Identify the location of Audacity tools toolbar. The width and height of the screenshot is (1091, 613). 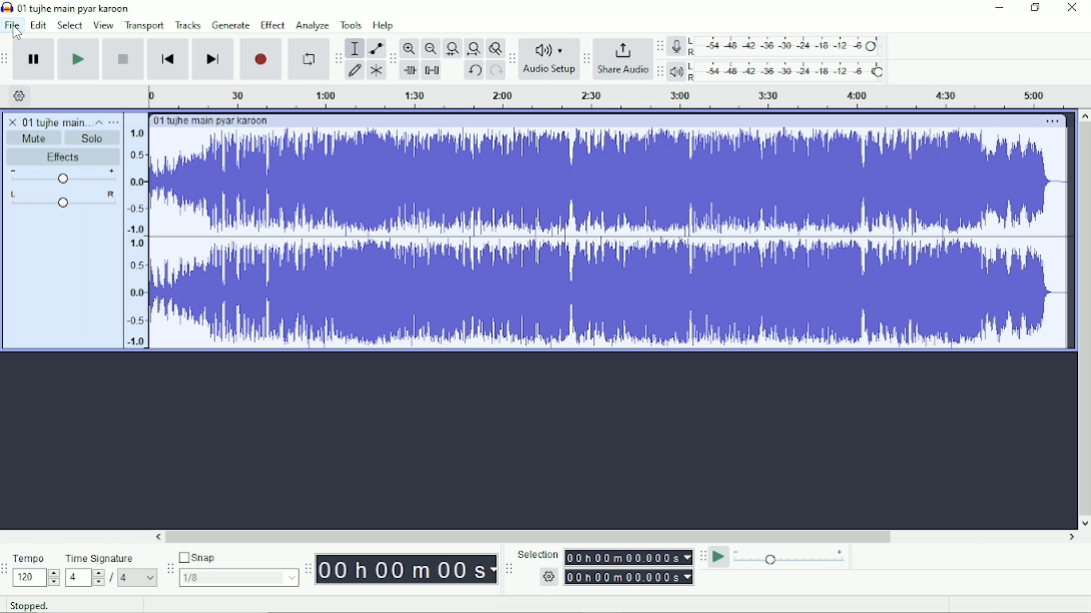
(340, 57).